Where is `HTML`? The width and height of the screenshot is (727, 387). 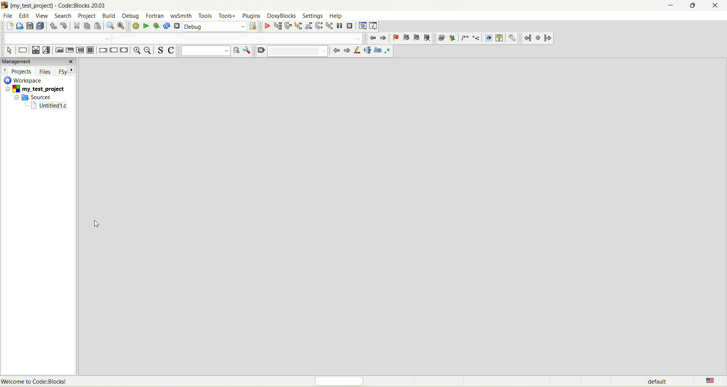 HTML is located at coordinates (487, 37).